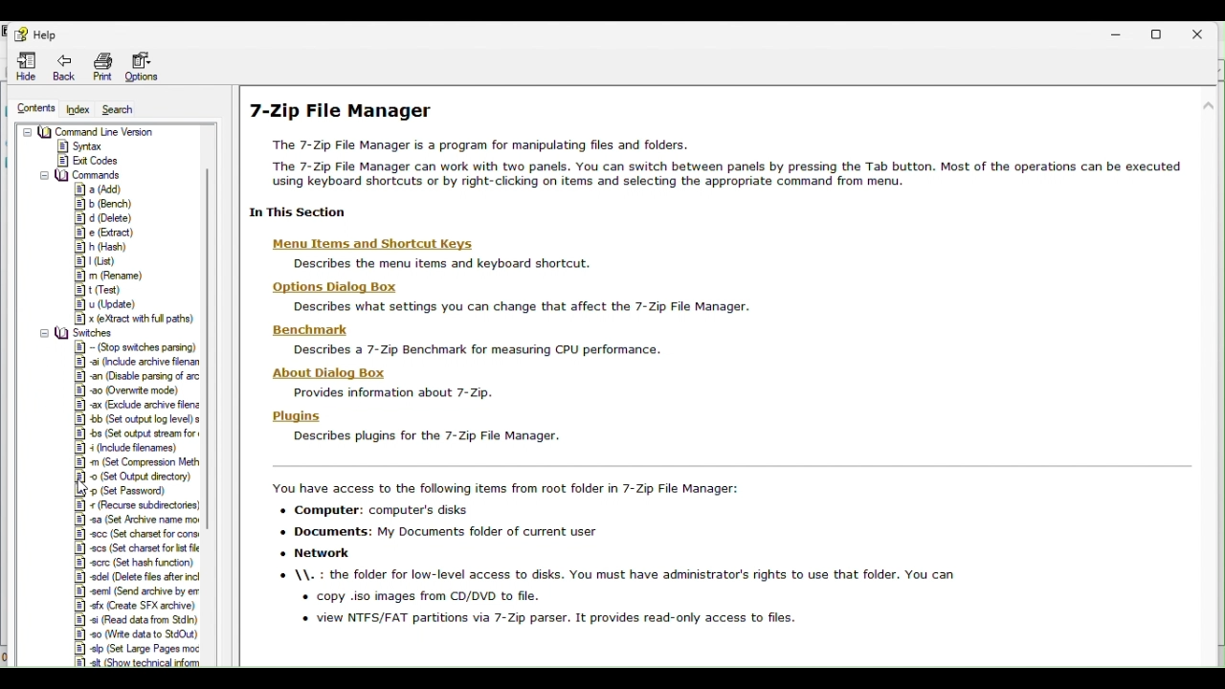 This screenshot has width=1225, height=689. Describe the element at coordinates (336, 287) in the screenshot. I see `options dialog box` at that location.